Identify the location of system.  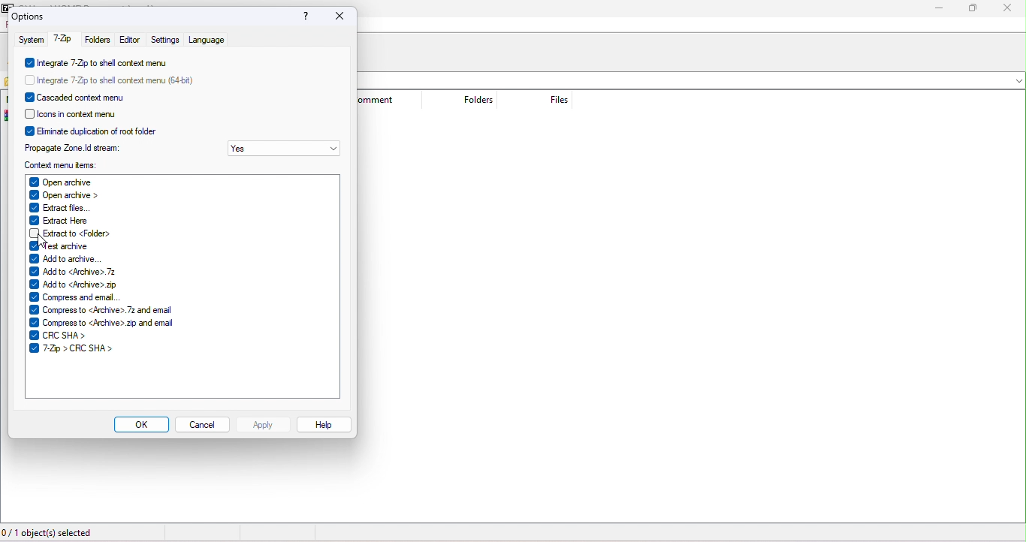
(29, 39).